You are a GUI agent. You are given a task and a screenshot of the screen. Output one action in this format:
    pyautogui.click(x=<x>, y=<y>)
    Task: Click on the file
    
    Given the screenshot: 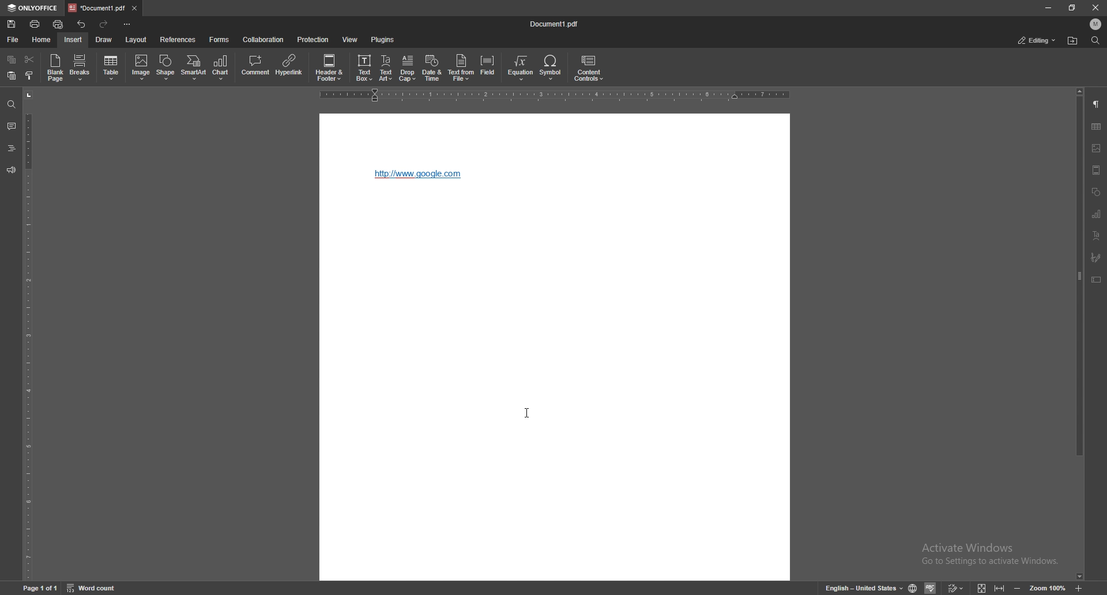 What is the action you would take?
    pyautogui.click(x=12, y=40)
    